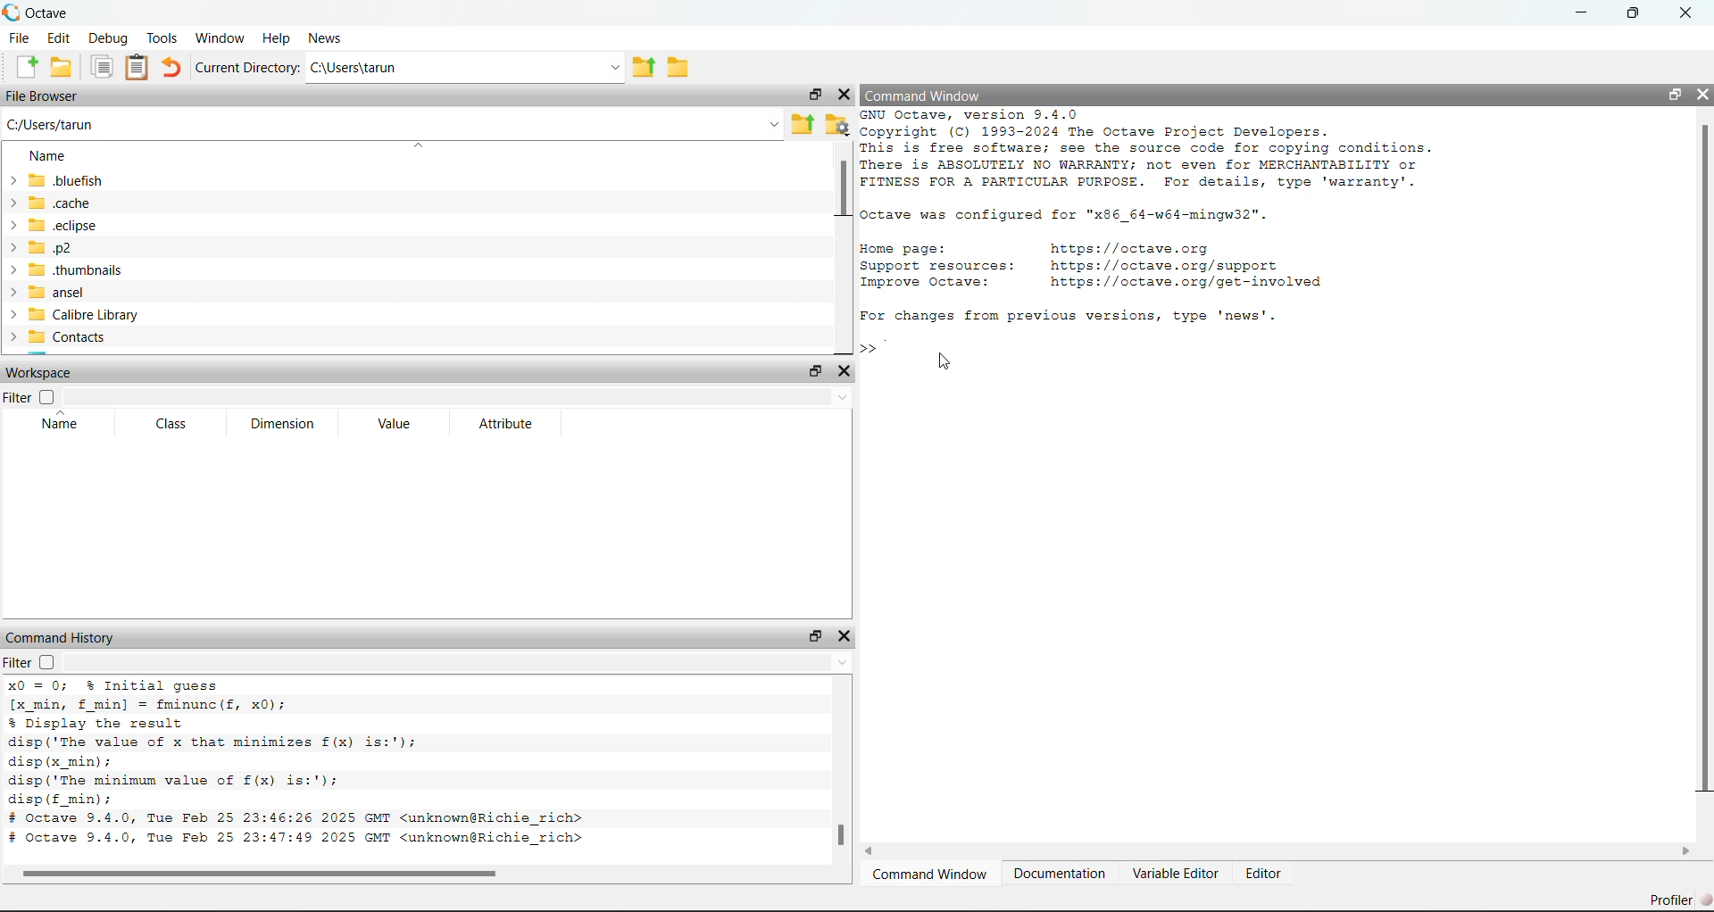  I want to click on Dropdown, so click(771, 122).